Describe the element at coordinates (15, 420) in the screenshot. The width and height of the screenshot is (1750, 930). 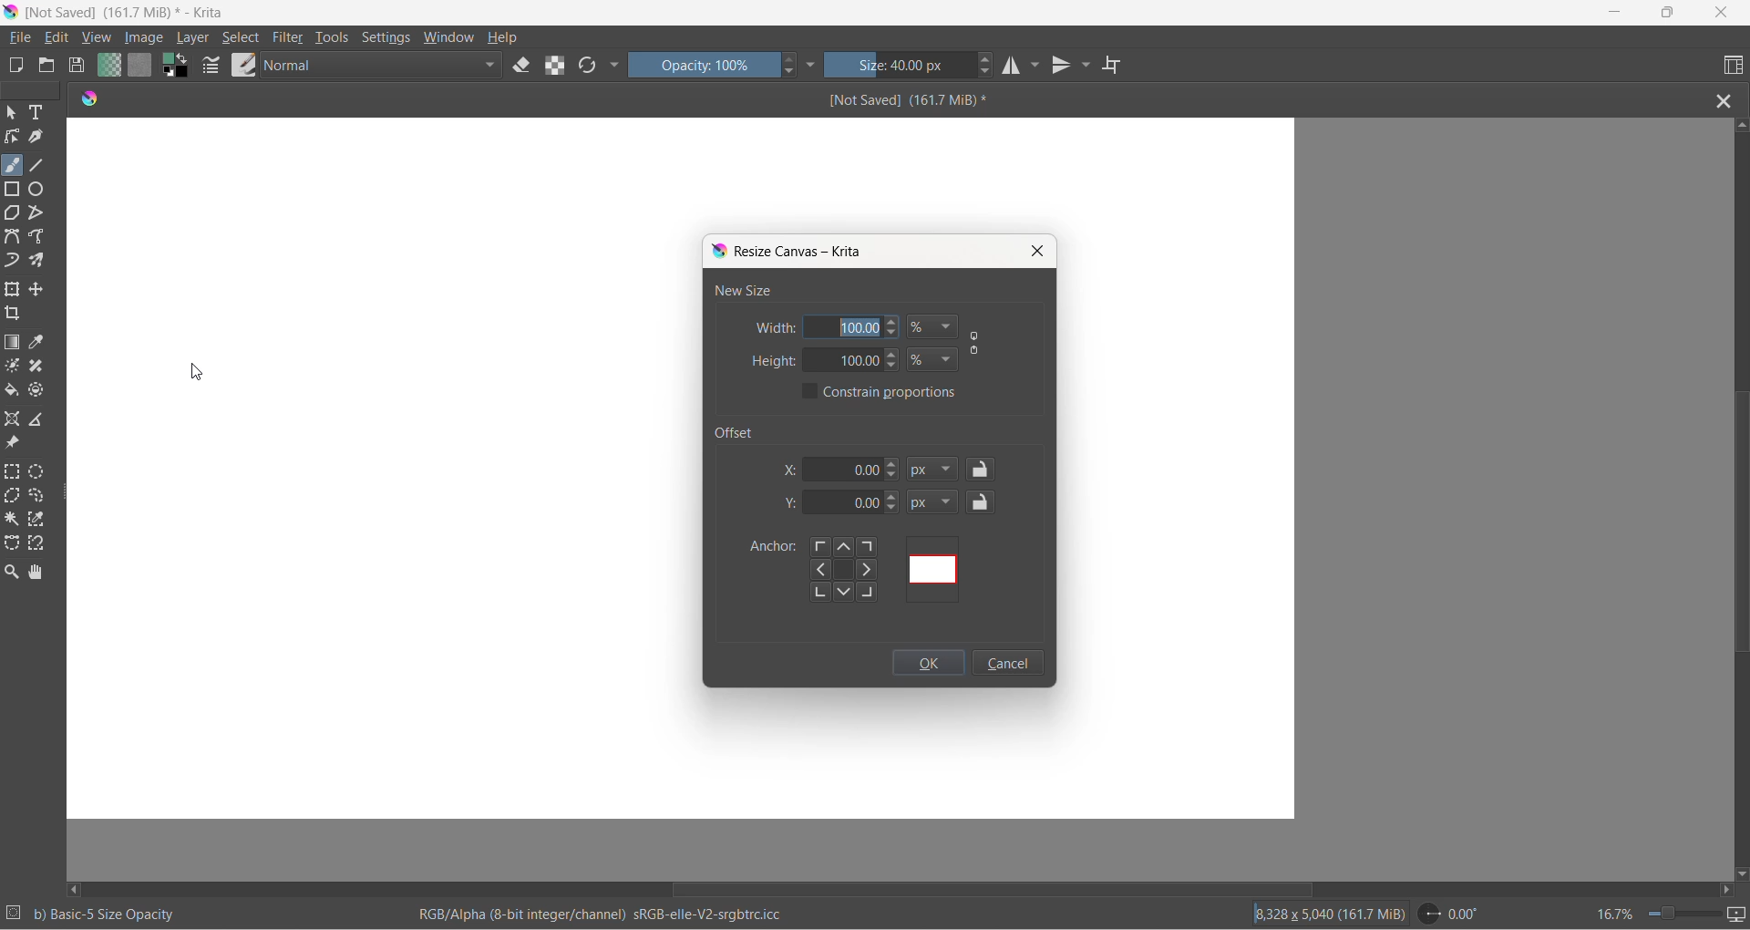
I see `assistant tool` at that location.